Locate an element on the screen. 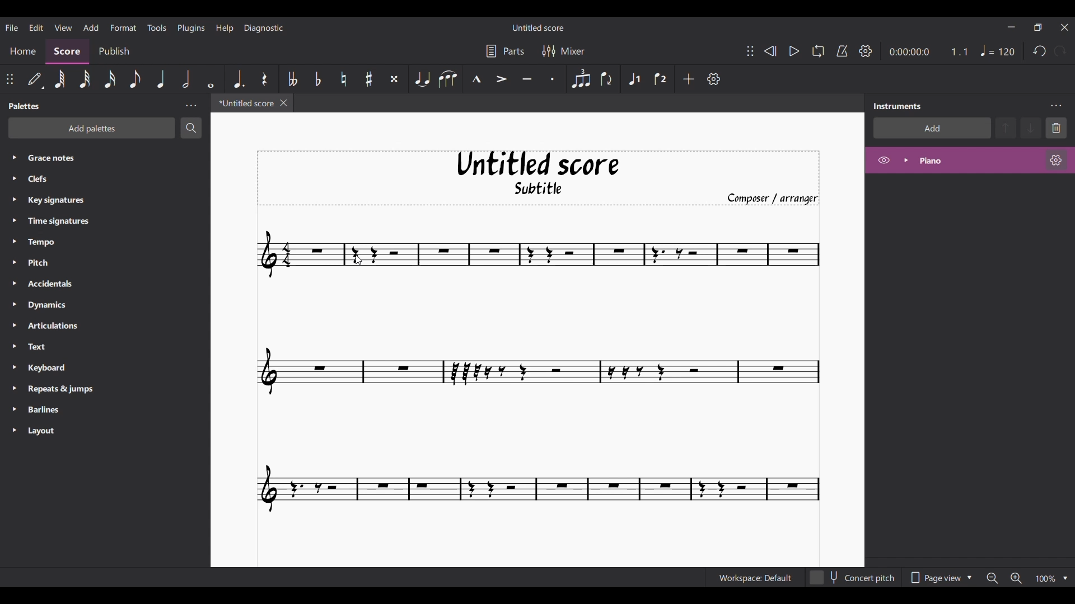 The height and width of the screenshot is (604, 1075). Song duration and ratio is located at coordinates (929, 51).